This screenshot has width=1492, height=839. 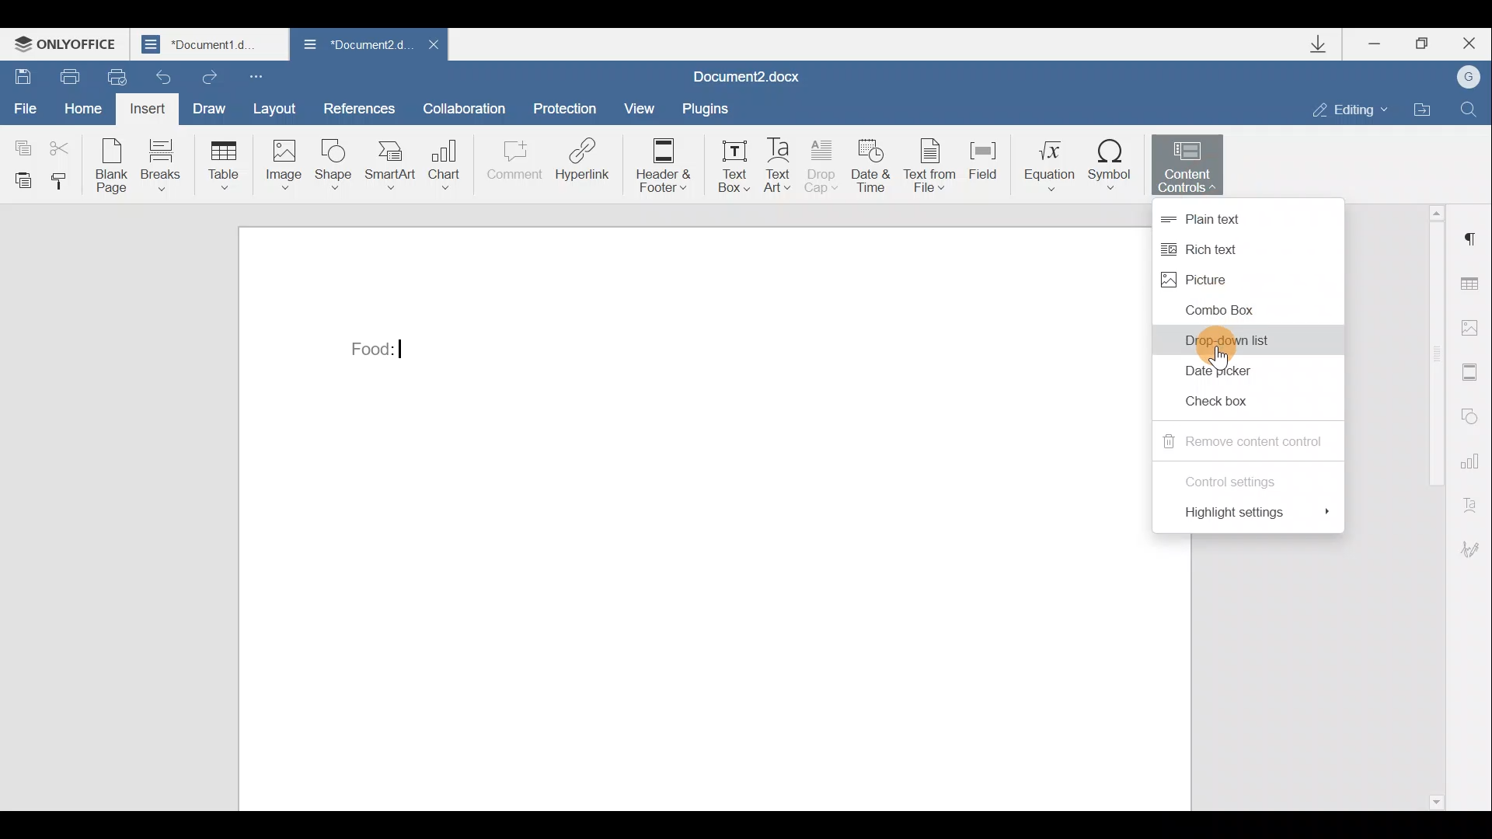 I want to click on Text Art settings, so click(x=1475, y=502).